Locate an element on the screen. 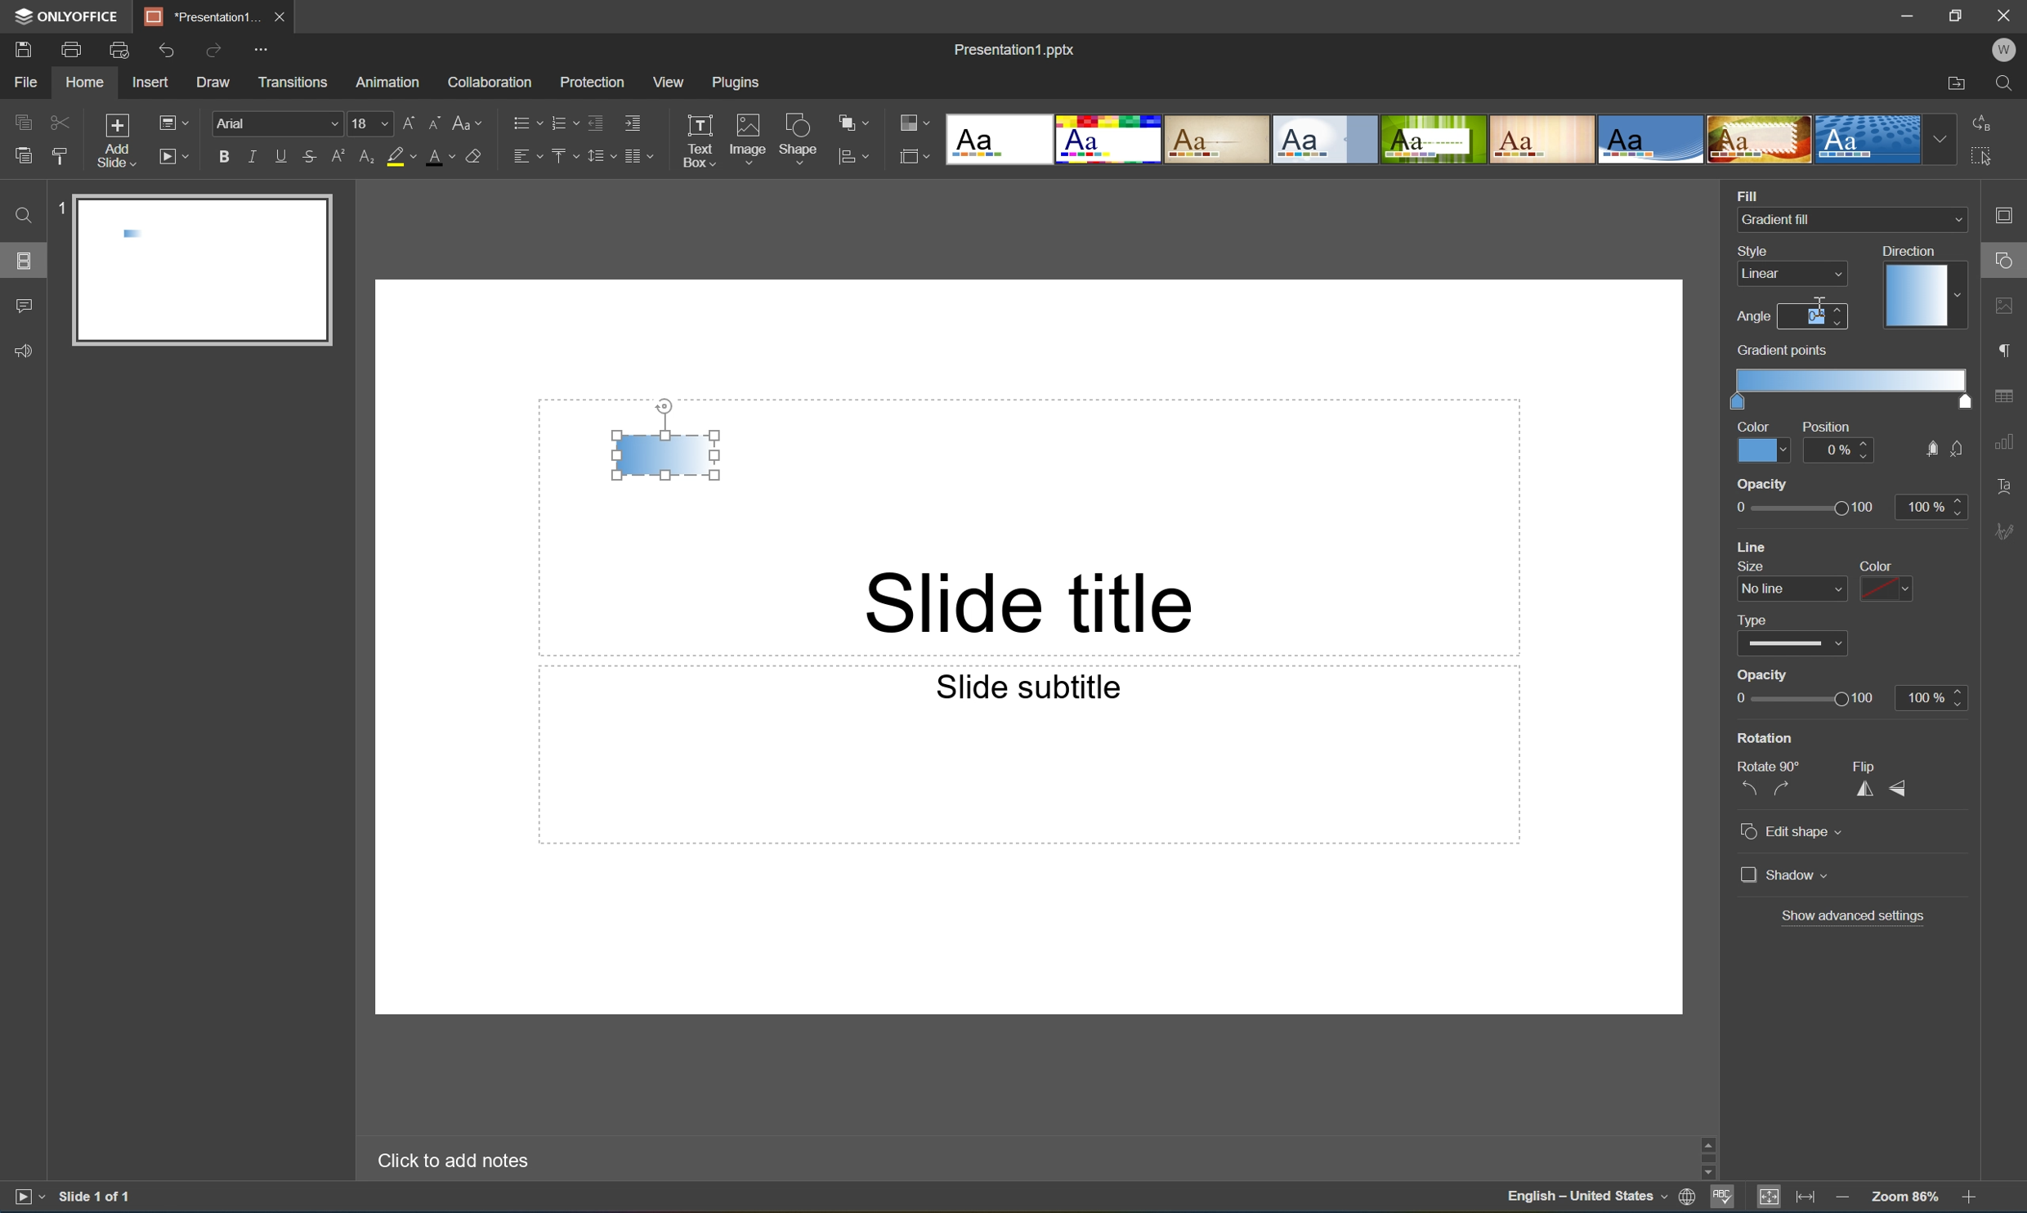 This screenshot has width=2027, height=1213. Close is located at coordinates (278, 14).